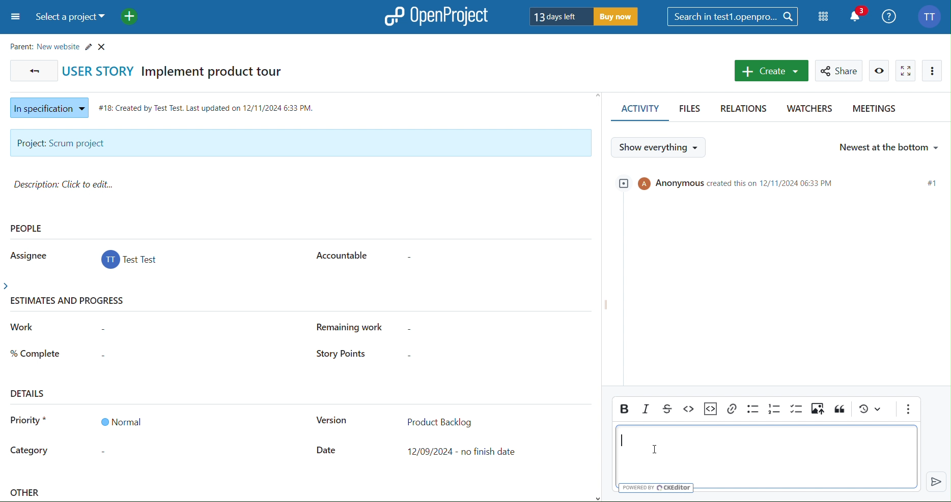 The height and width of the screenshot is (502, 951). What do you see at coordinates (908, 410) in the screenshot?
I see `Options` at bounding box center [908, 410].